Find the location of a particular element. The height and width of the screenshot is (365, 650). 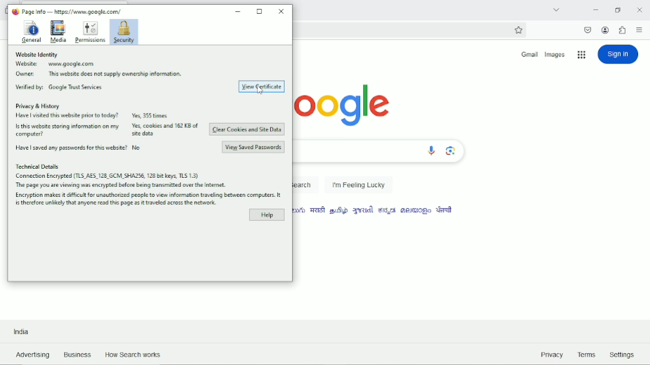

India is located at coordinates (21, 333).